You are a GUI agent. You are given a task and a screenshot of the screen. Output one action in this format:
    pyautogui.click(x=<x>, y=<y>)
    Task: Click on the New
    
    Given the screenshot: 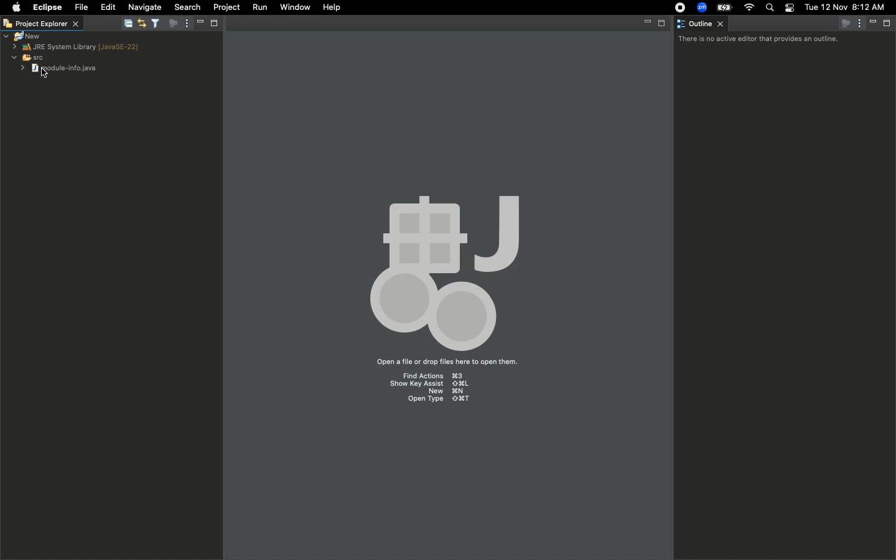 What is the action you would take?
    pyautogui.click(x=447, y=392)
    